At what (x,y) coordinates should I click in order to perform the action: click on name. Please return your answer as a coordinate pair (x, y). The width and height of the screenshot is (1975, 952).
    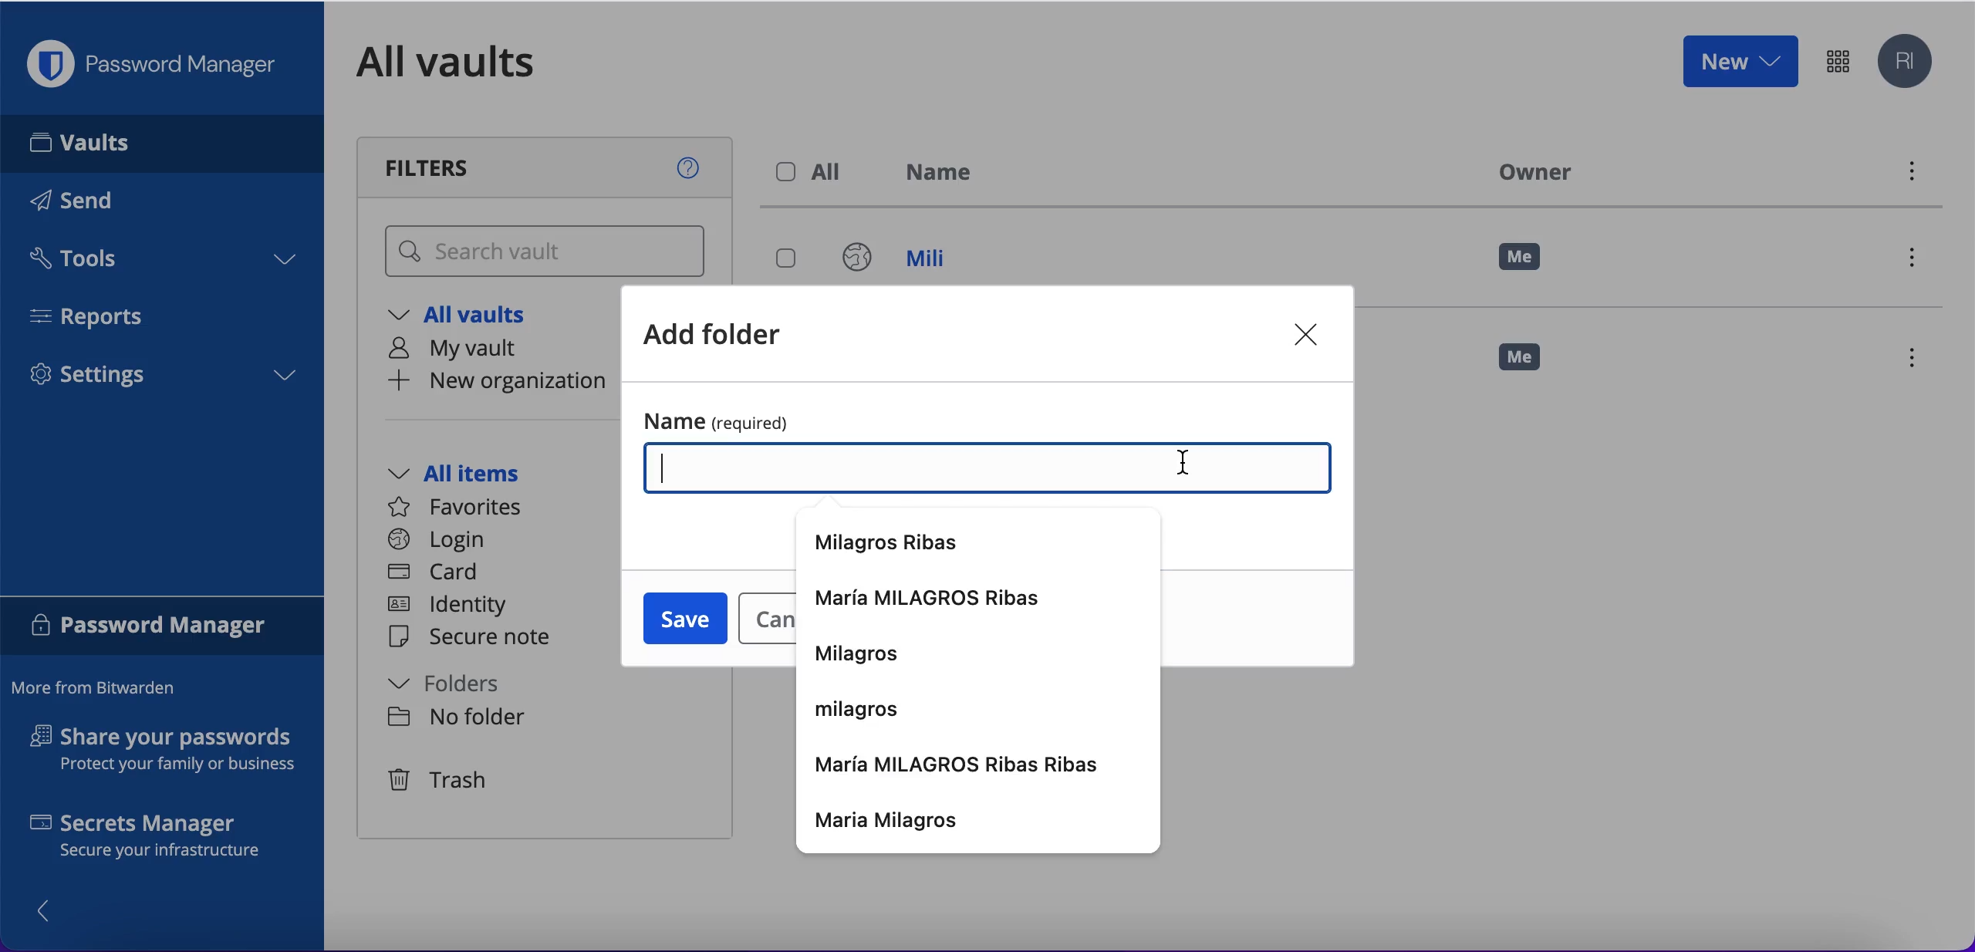
    Looking at the image, I should click on (948, 175).